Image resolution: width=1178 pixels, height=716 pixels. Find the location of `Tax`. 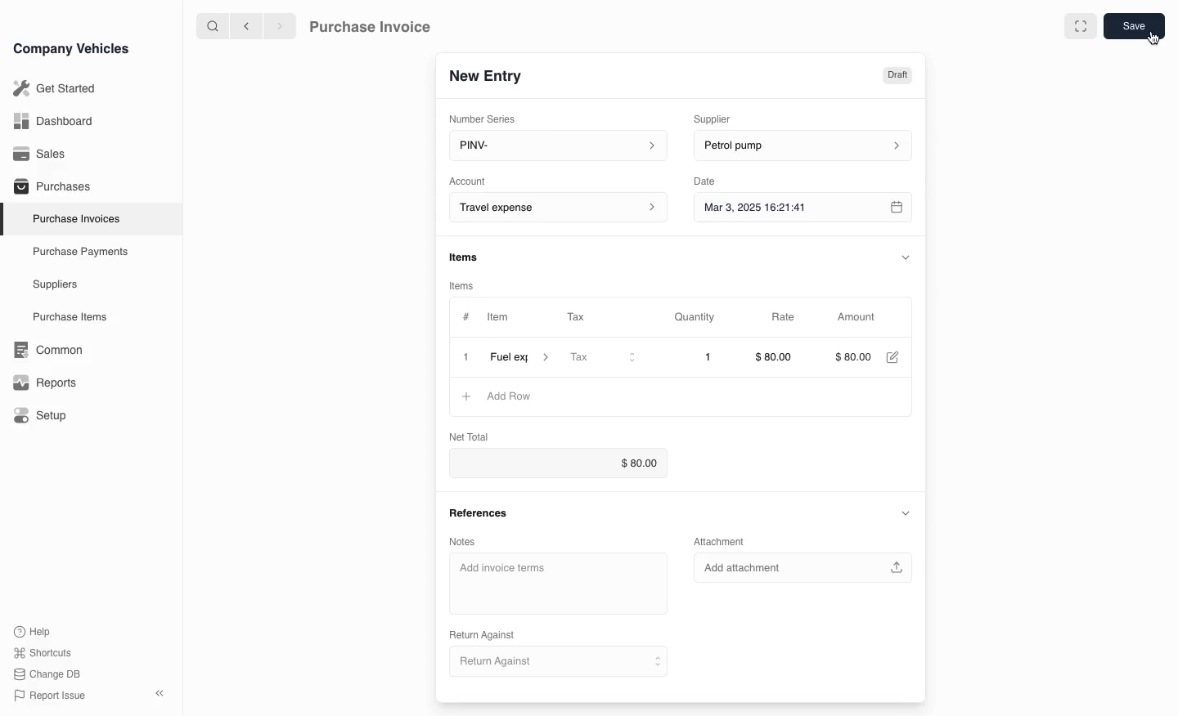

Tax is located at coordinates (583, 318).